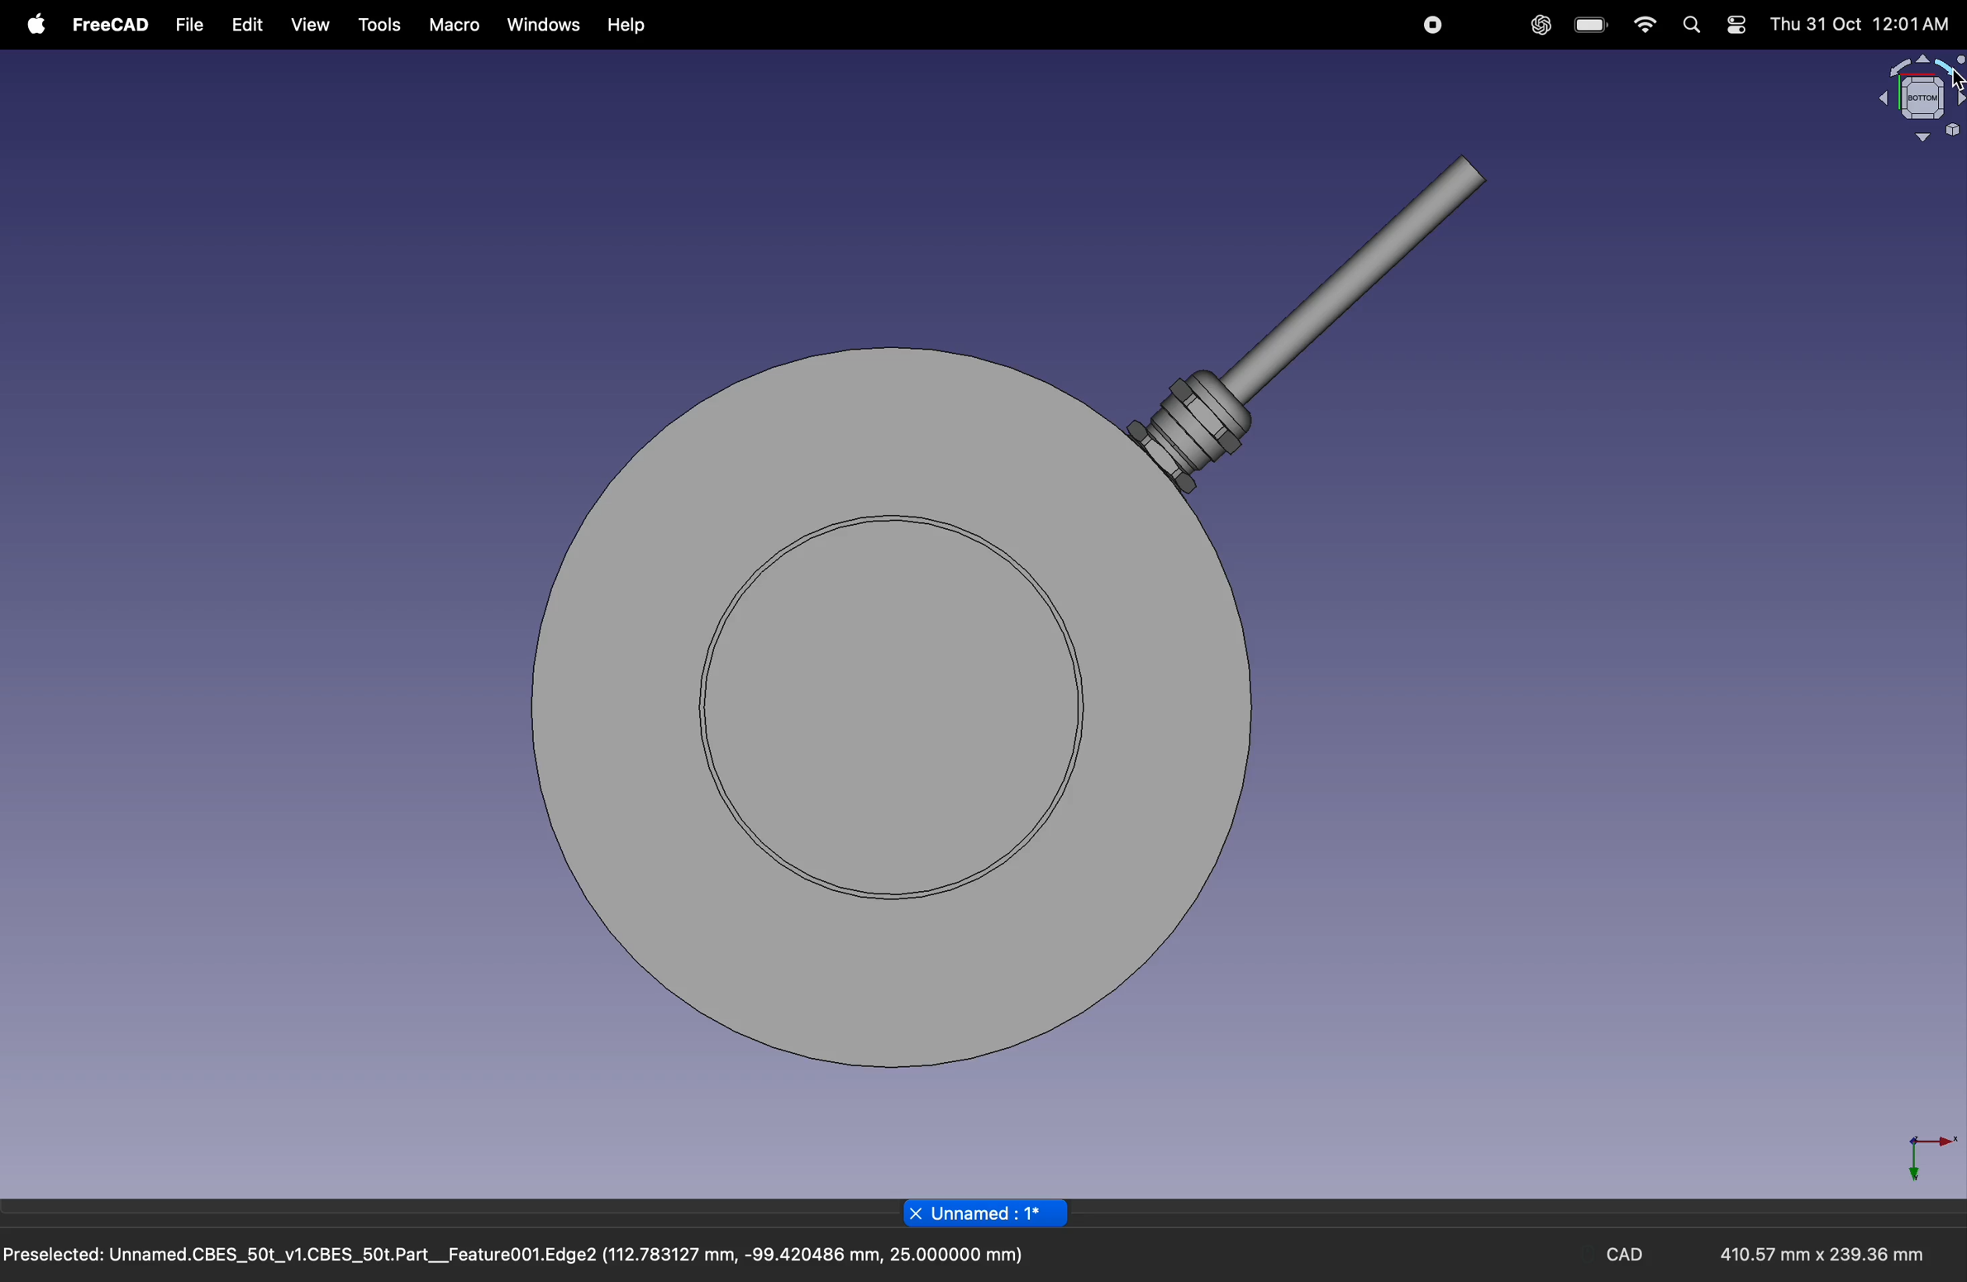 This screenshot has width=1967, height=1282. I want to click on record, so click(1434, 26).